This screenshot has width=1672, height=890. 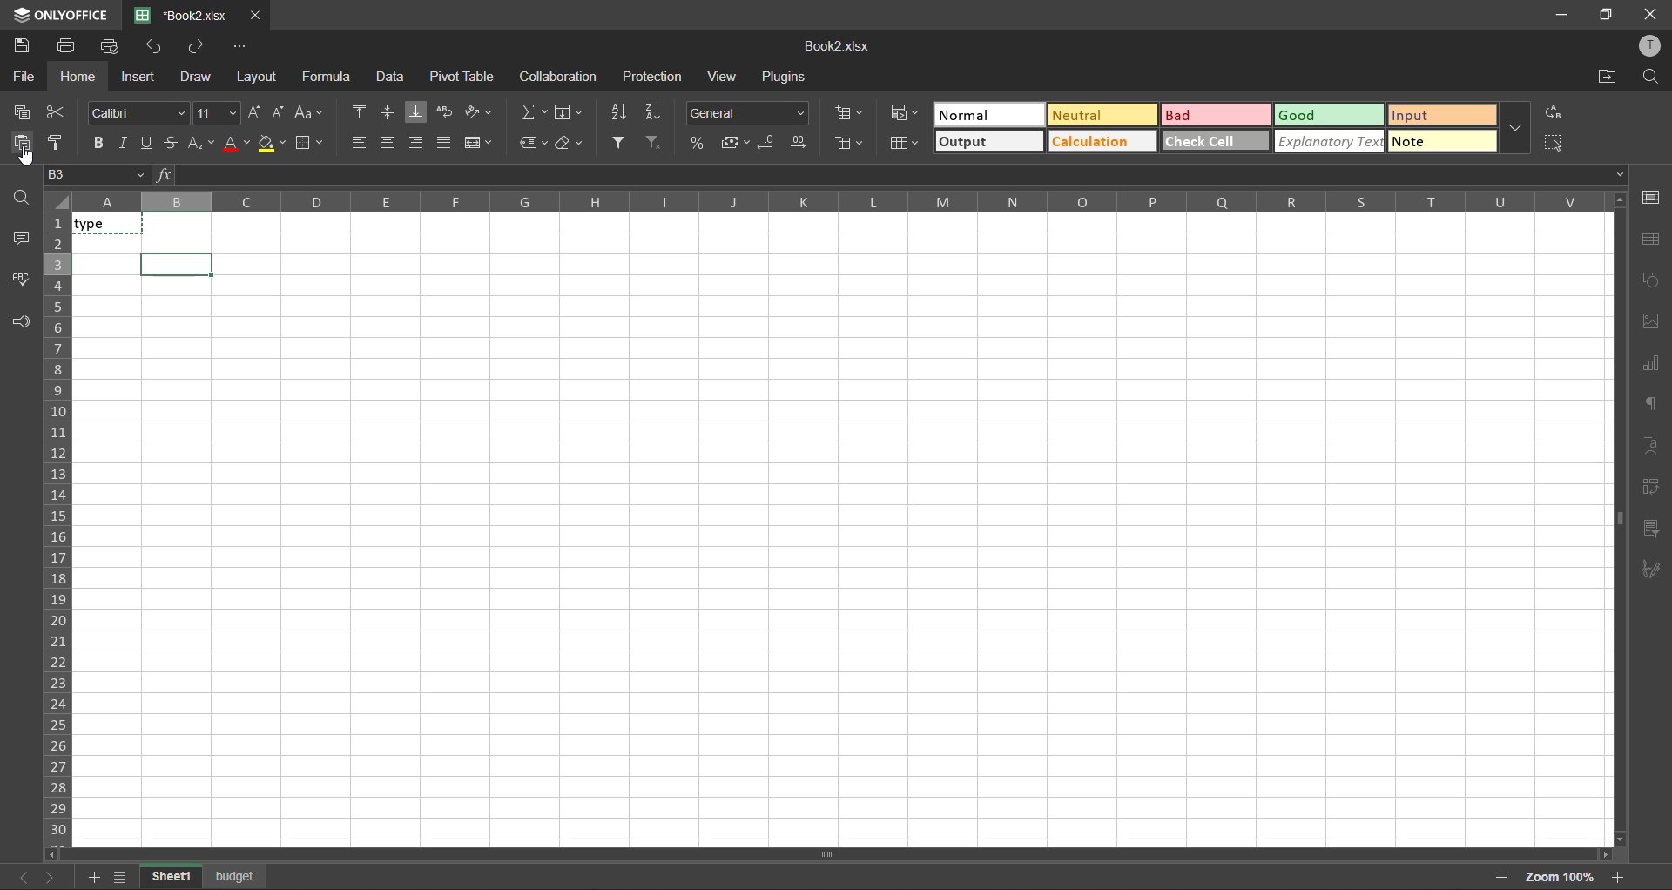 I want to click on zoom out, so click(x=1501, y=879).